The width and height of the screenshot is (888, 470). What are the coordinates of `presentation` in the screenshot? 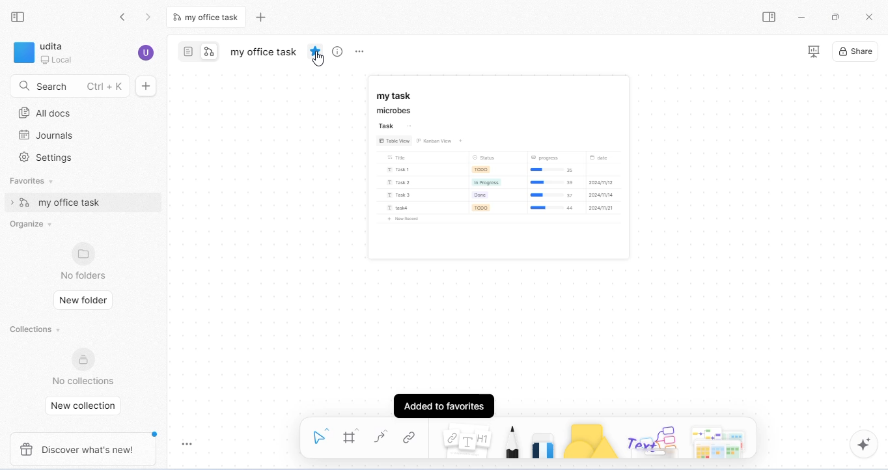 It's located at (813, 53).